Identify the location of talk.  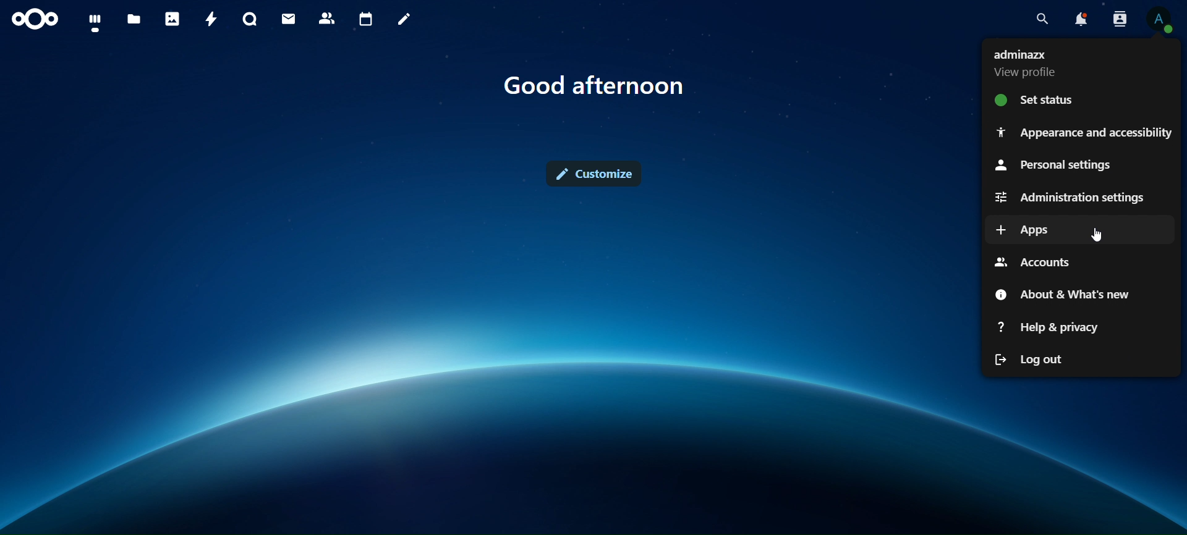
(248, 20).